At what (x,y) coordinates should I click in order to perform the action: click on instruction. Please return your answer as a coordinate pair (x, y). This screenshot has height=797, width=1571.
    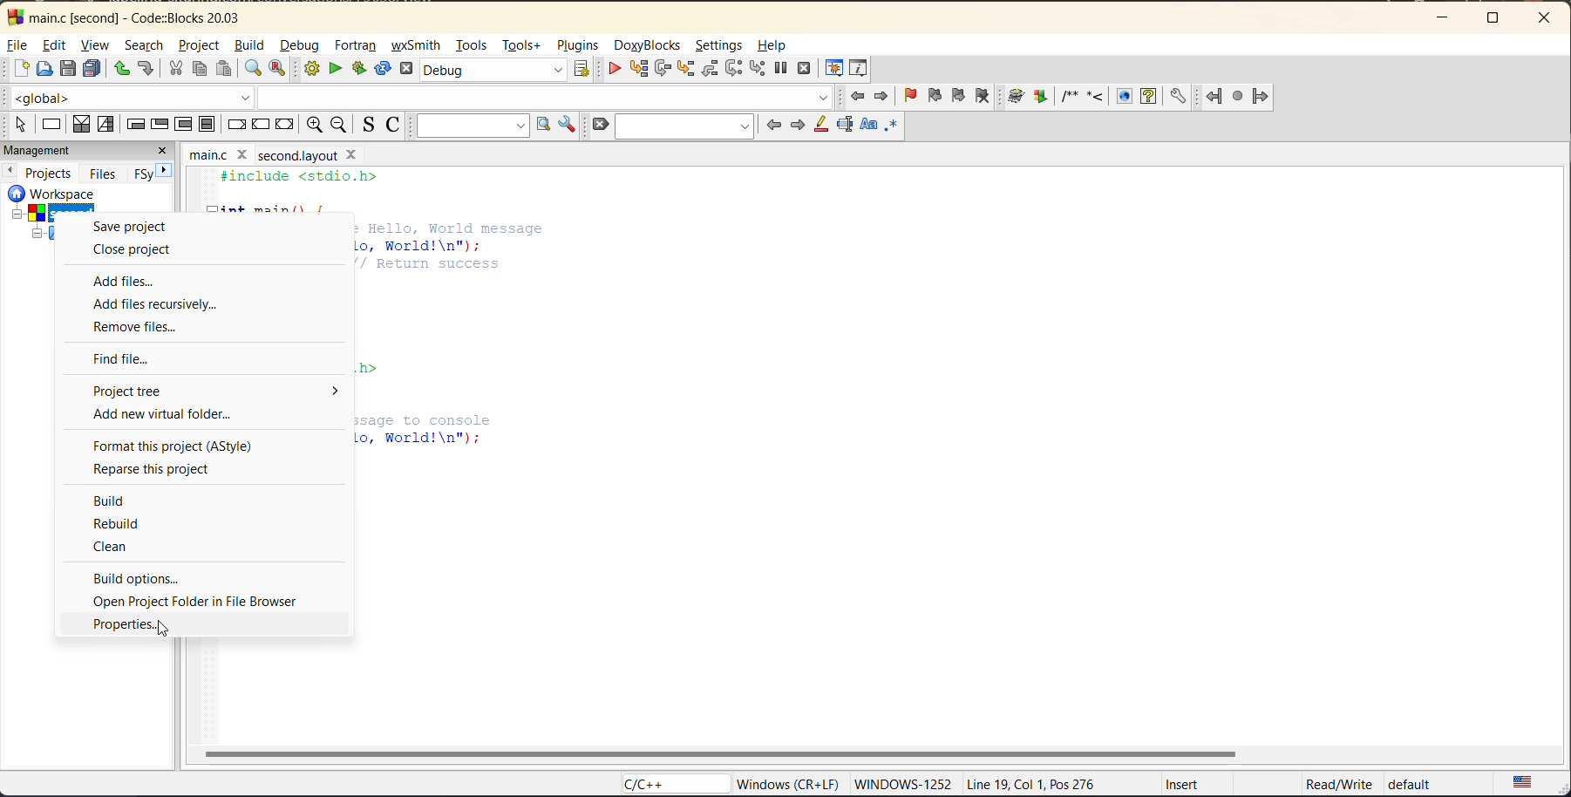
    Looking at the image, I should click on (54, 126).